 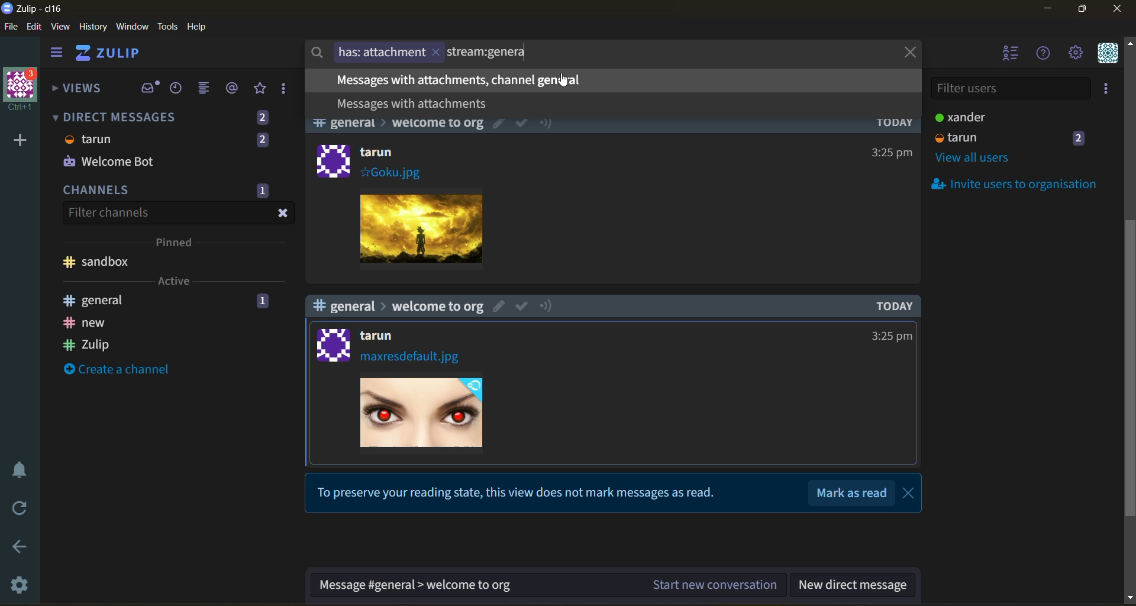 What do you see at coordinates (1048, 9) in the screenshot?
I see `minimize` at bounding box center [1048, 9].